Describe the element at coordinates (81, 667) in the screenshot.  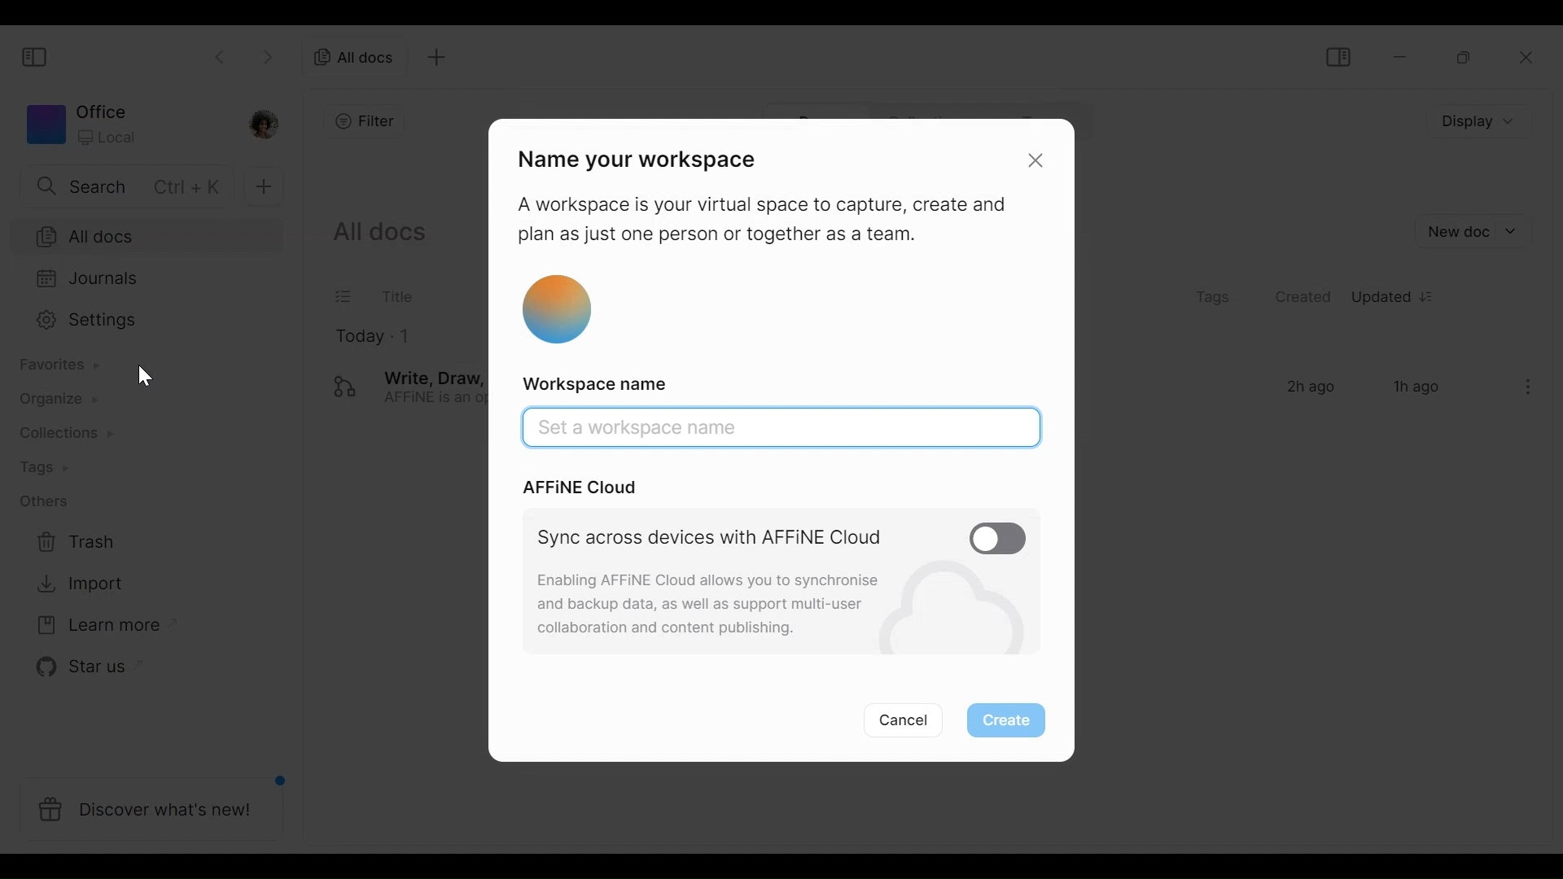
I see `Star us` at that location.